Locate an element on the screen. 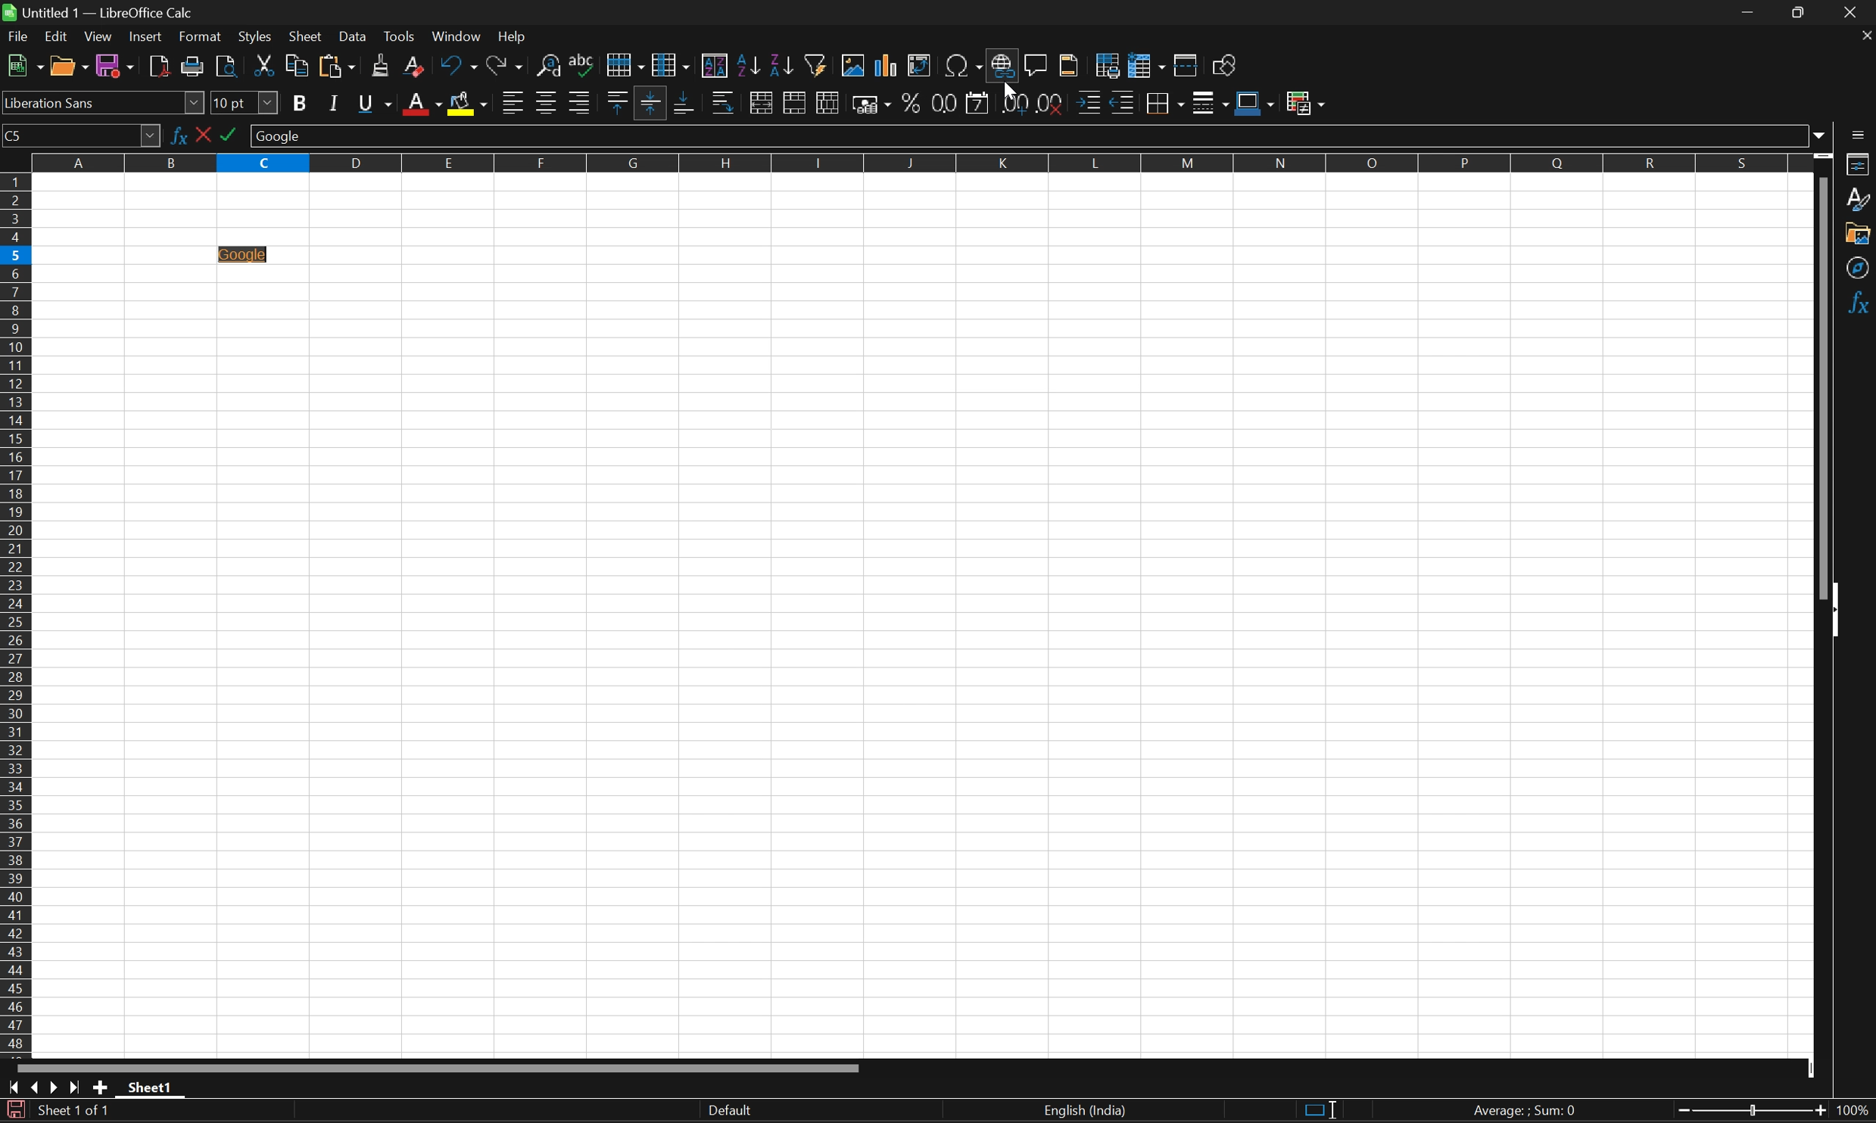  Align right is located at coordinates (581, 103).